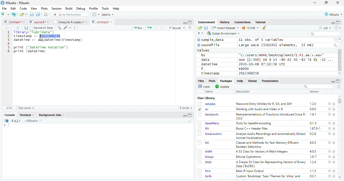  What do you see at coordinates (314, 104) in the screenshot?
I see `1.2.0` at bounding box center [314, 104].